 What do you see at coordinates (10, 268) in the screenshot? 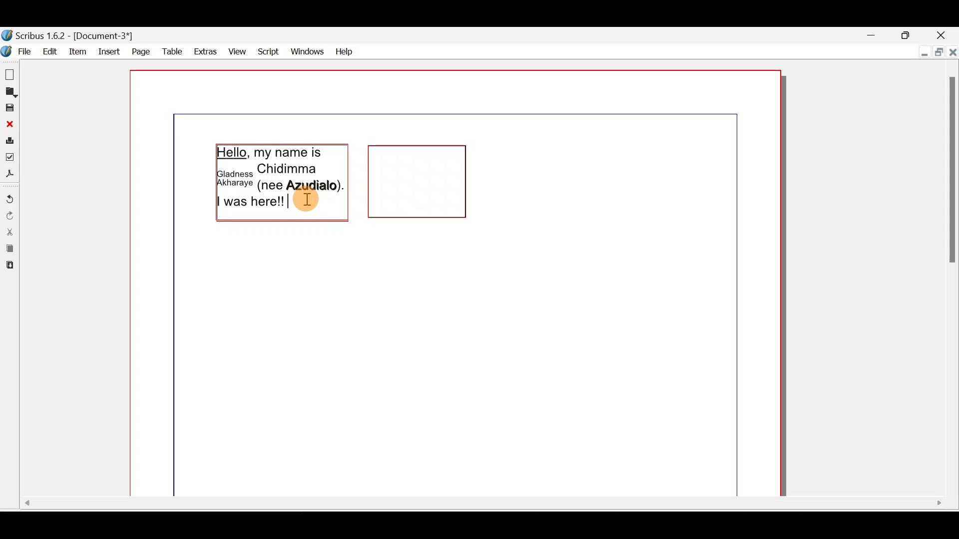
I see `Paste` at bounding box center [10, 268].